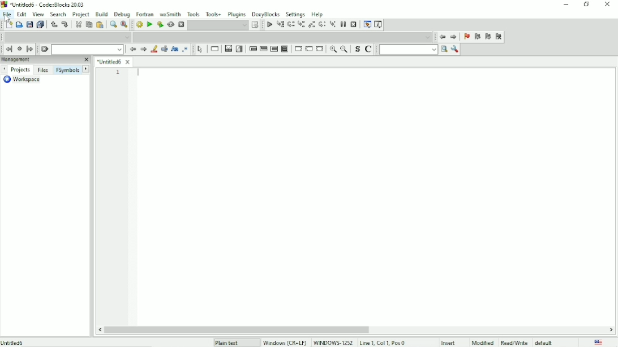 Image resolution: width=618 pixels, height=347 pixels. Describe the element at coordinates (280, 25) in the screenshot. I see `Run to cursor` at that location.